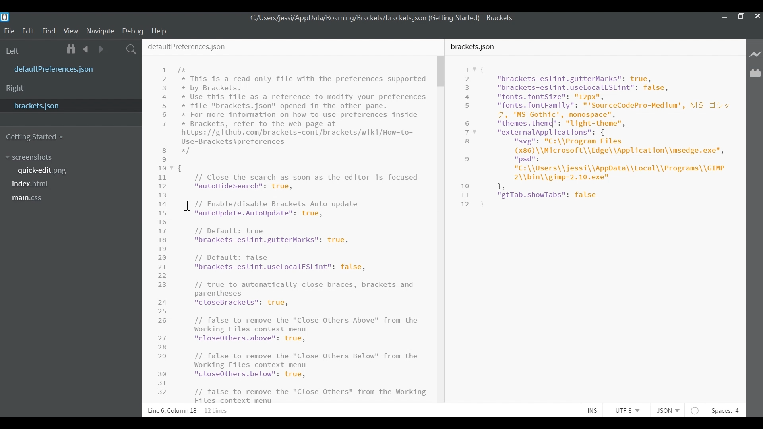 The height and width of the screenshot is (429, 763). I want to click on View, so click(71, 31).